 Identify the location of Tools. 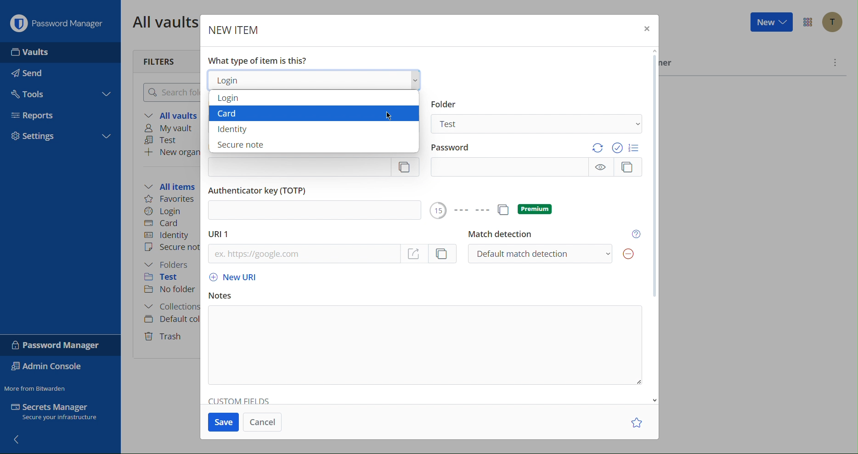
(34, 94).